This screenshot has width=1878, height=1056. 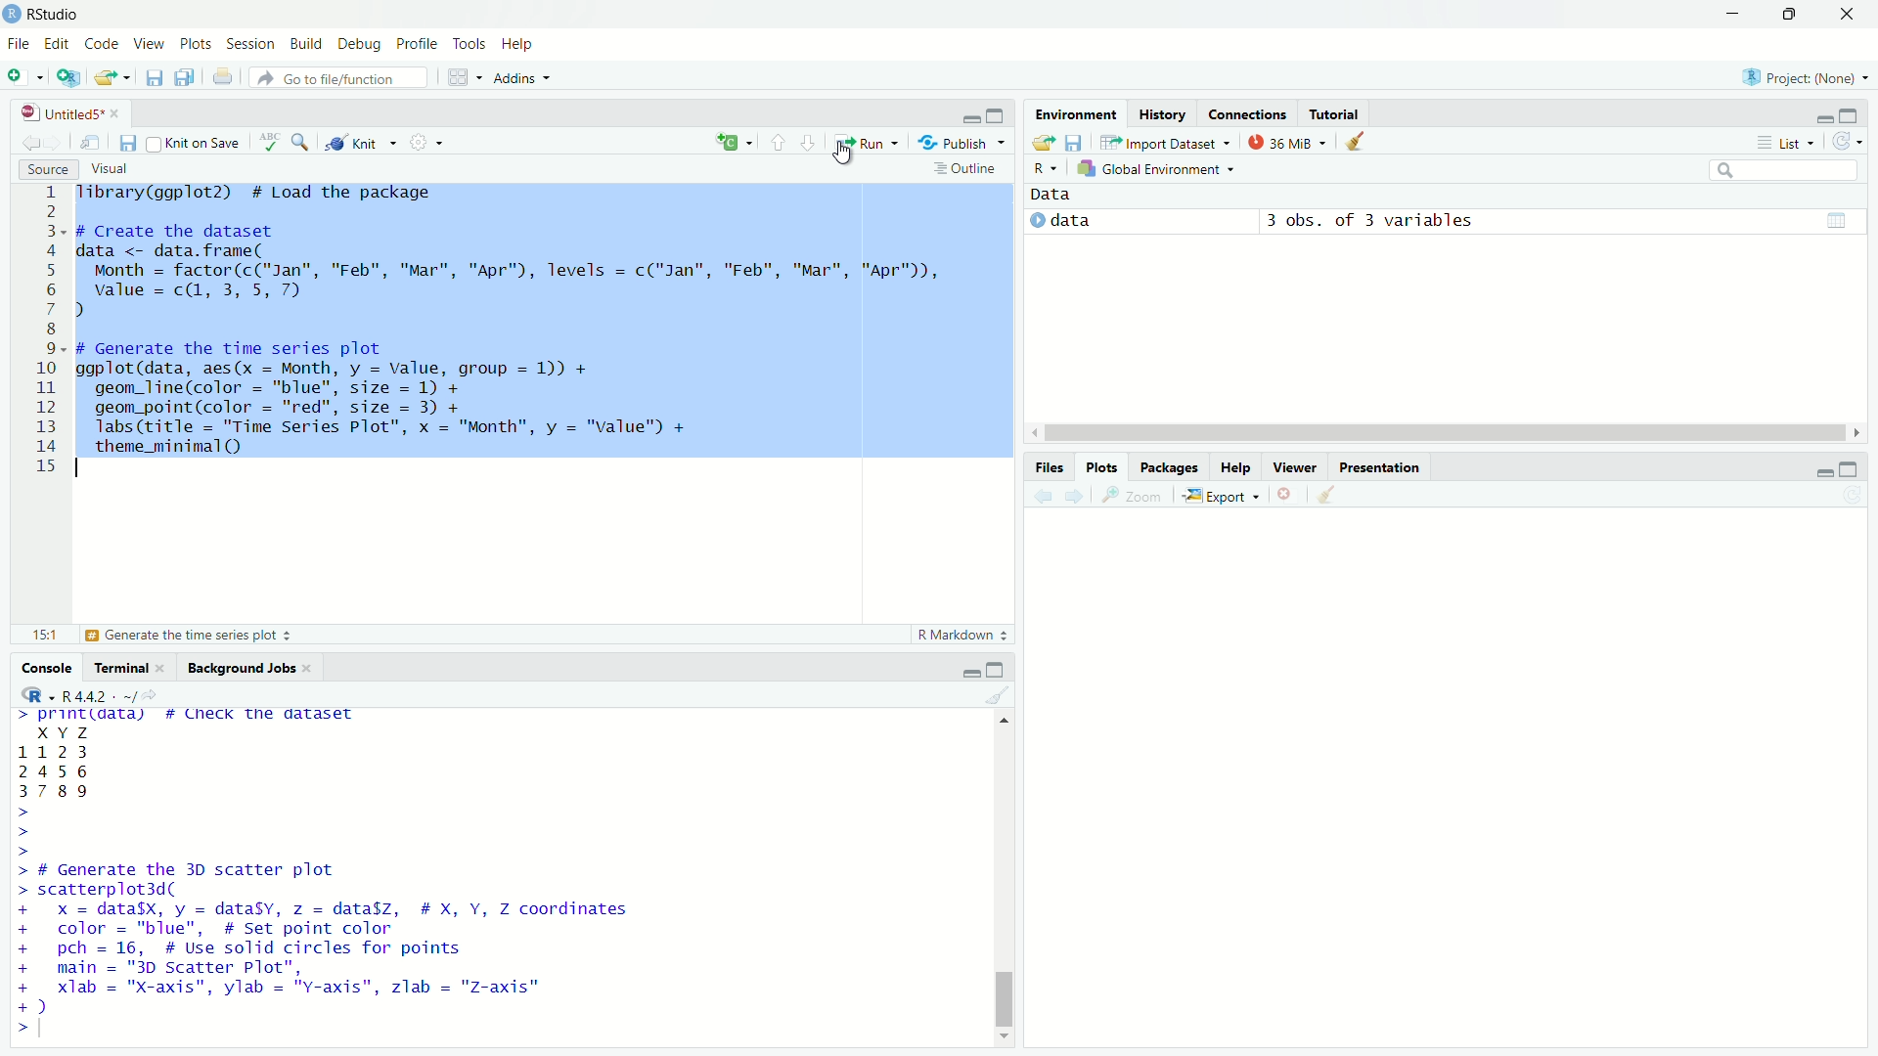 I want to click on save all open documents, so click(x=185, y=77).